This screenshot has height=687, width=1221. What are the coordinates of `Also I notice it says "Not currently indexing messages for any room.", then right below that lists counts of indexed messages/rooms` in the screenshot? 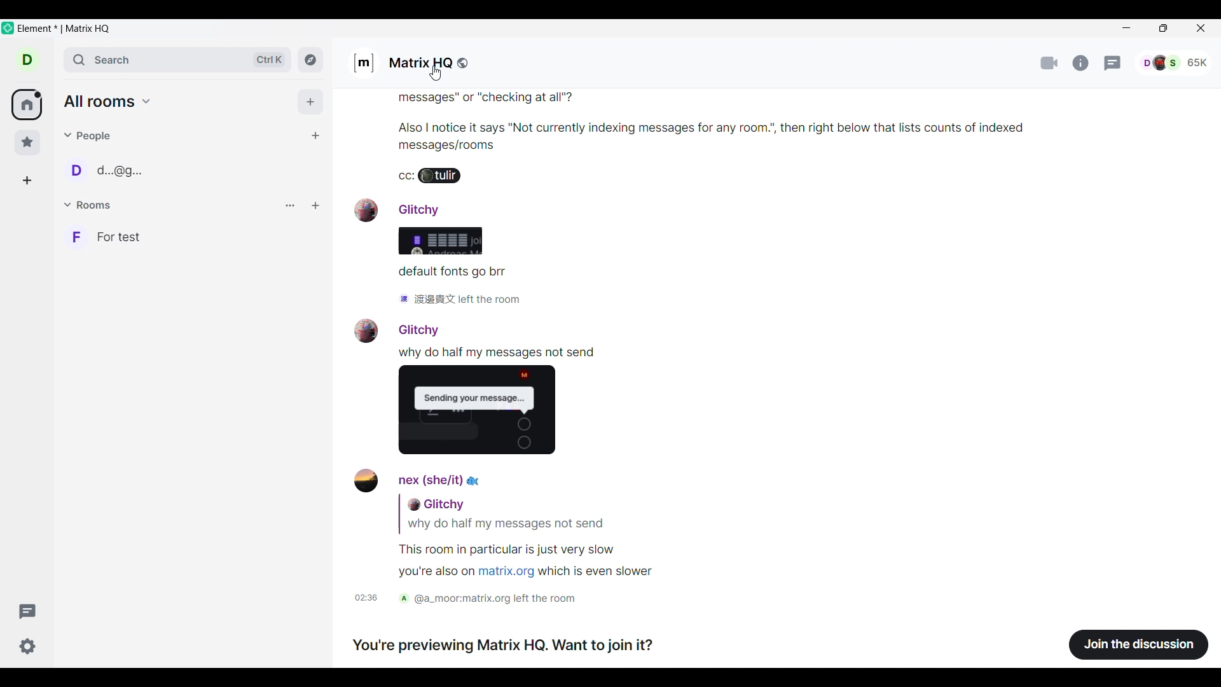 It's located at (581, 135).